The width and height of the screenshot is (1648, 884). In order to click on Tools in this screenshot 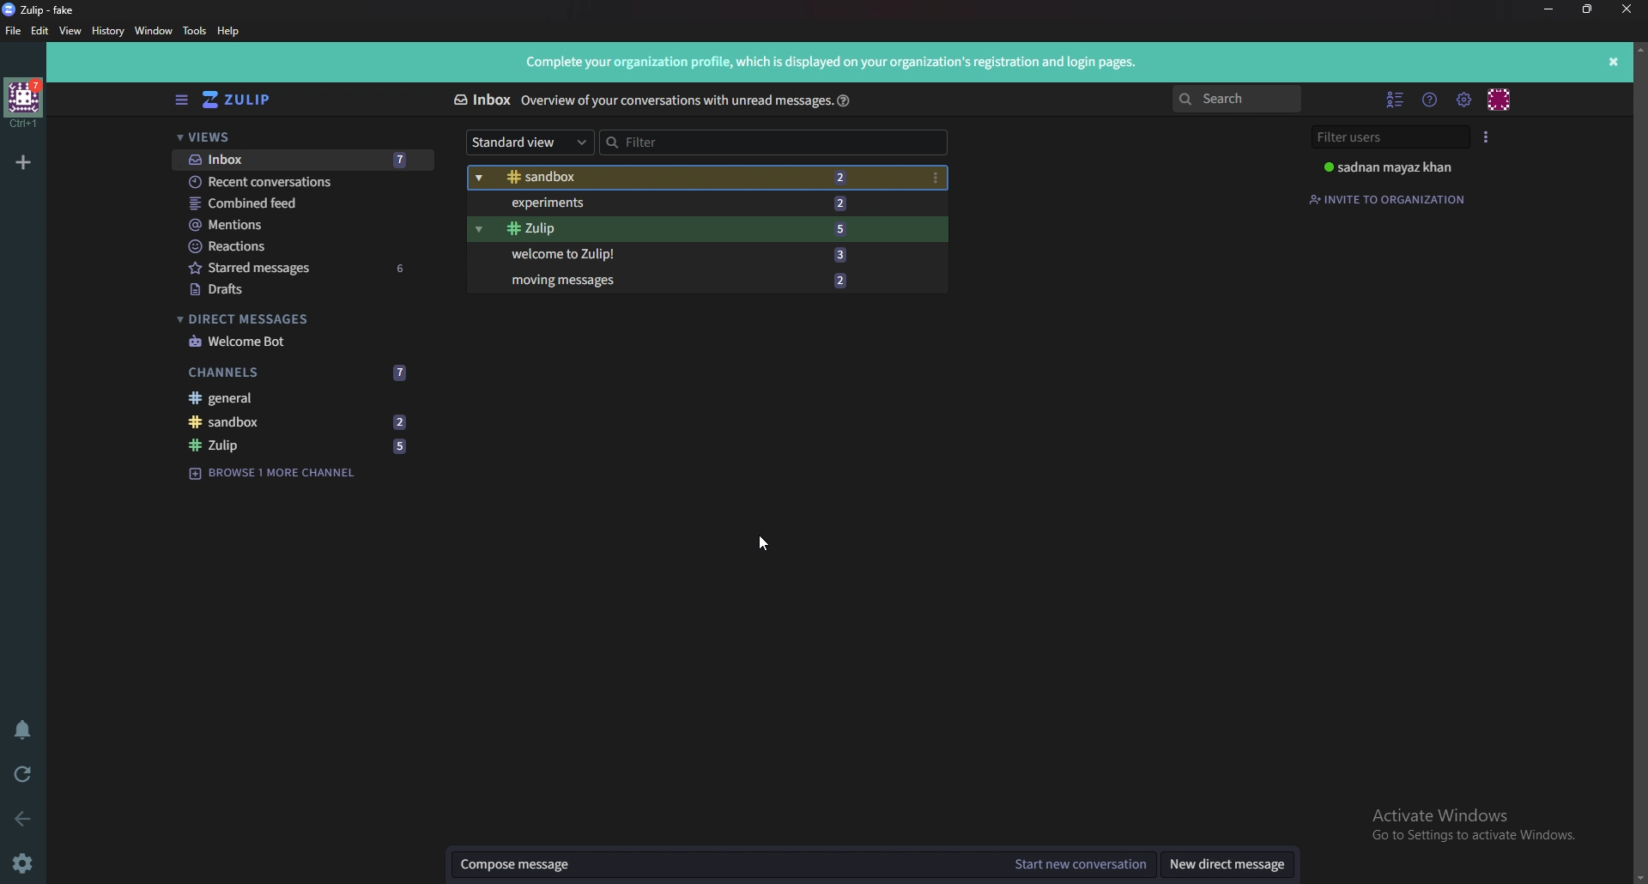, I will do `click(193, 32)`.